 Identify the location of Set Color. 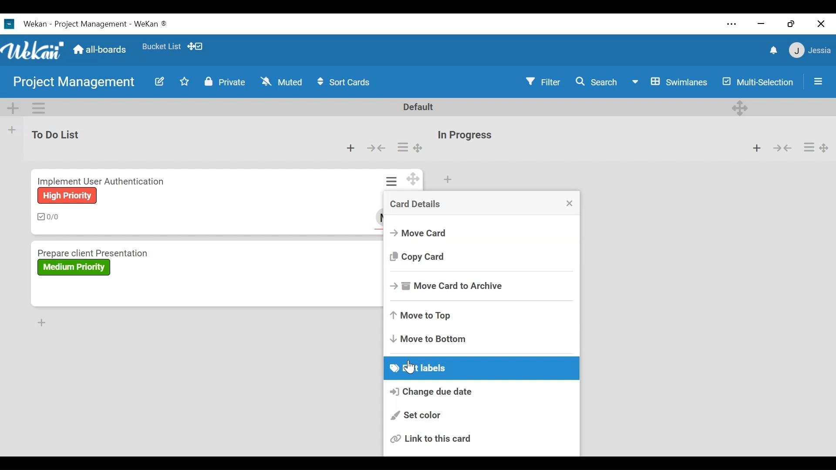
(482, 414).